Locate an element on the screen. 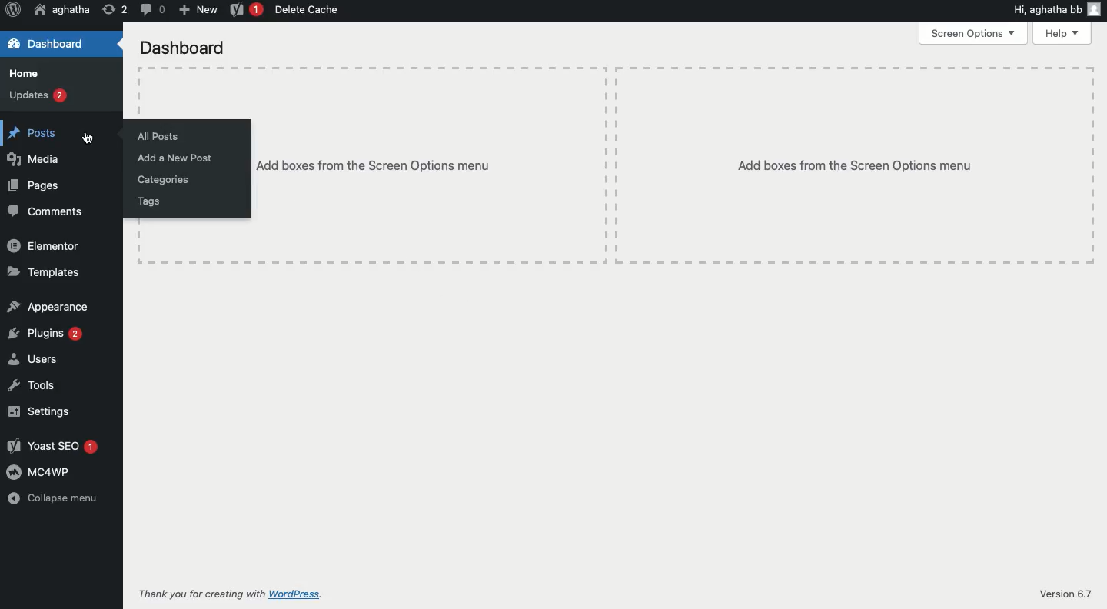  Table line is located at coordinates (140, 237).